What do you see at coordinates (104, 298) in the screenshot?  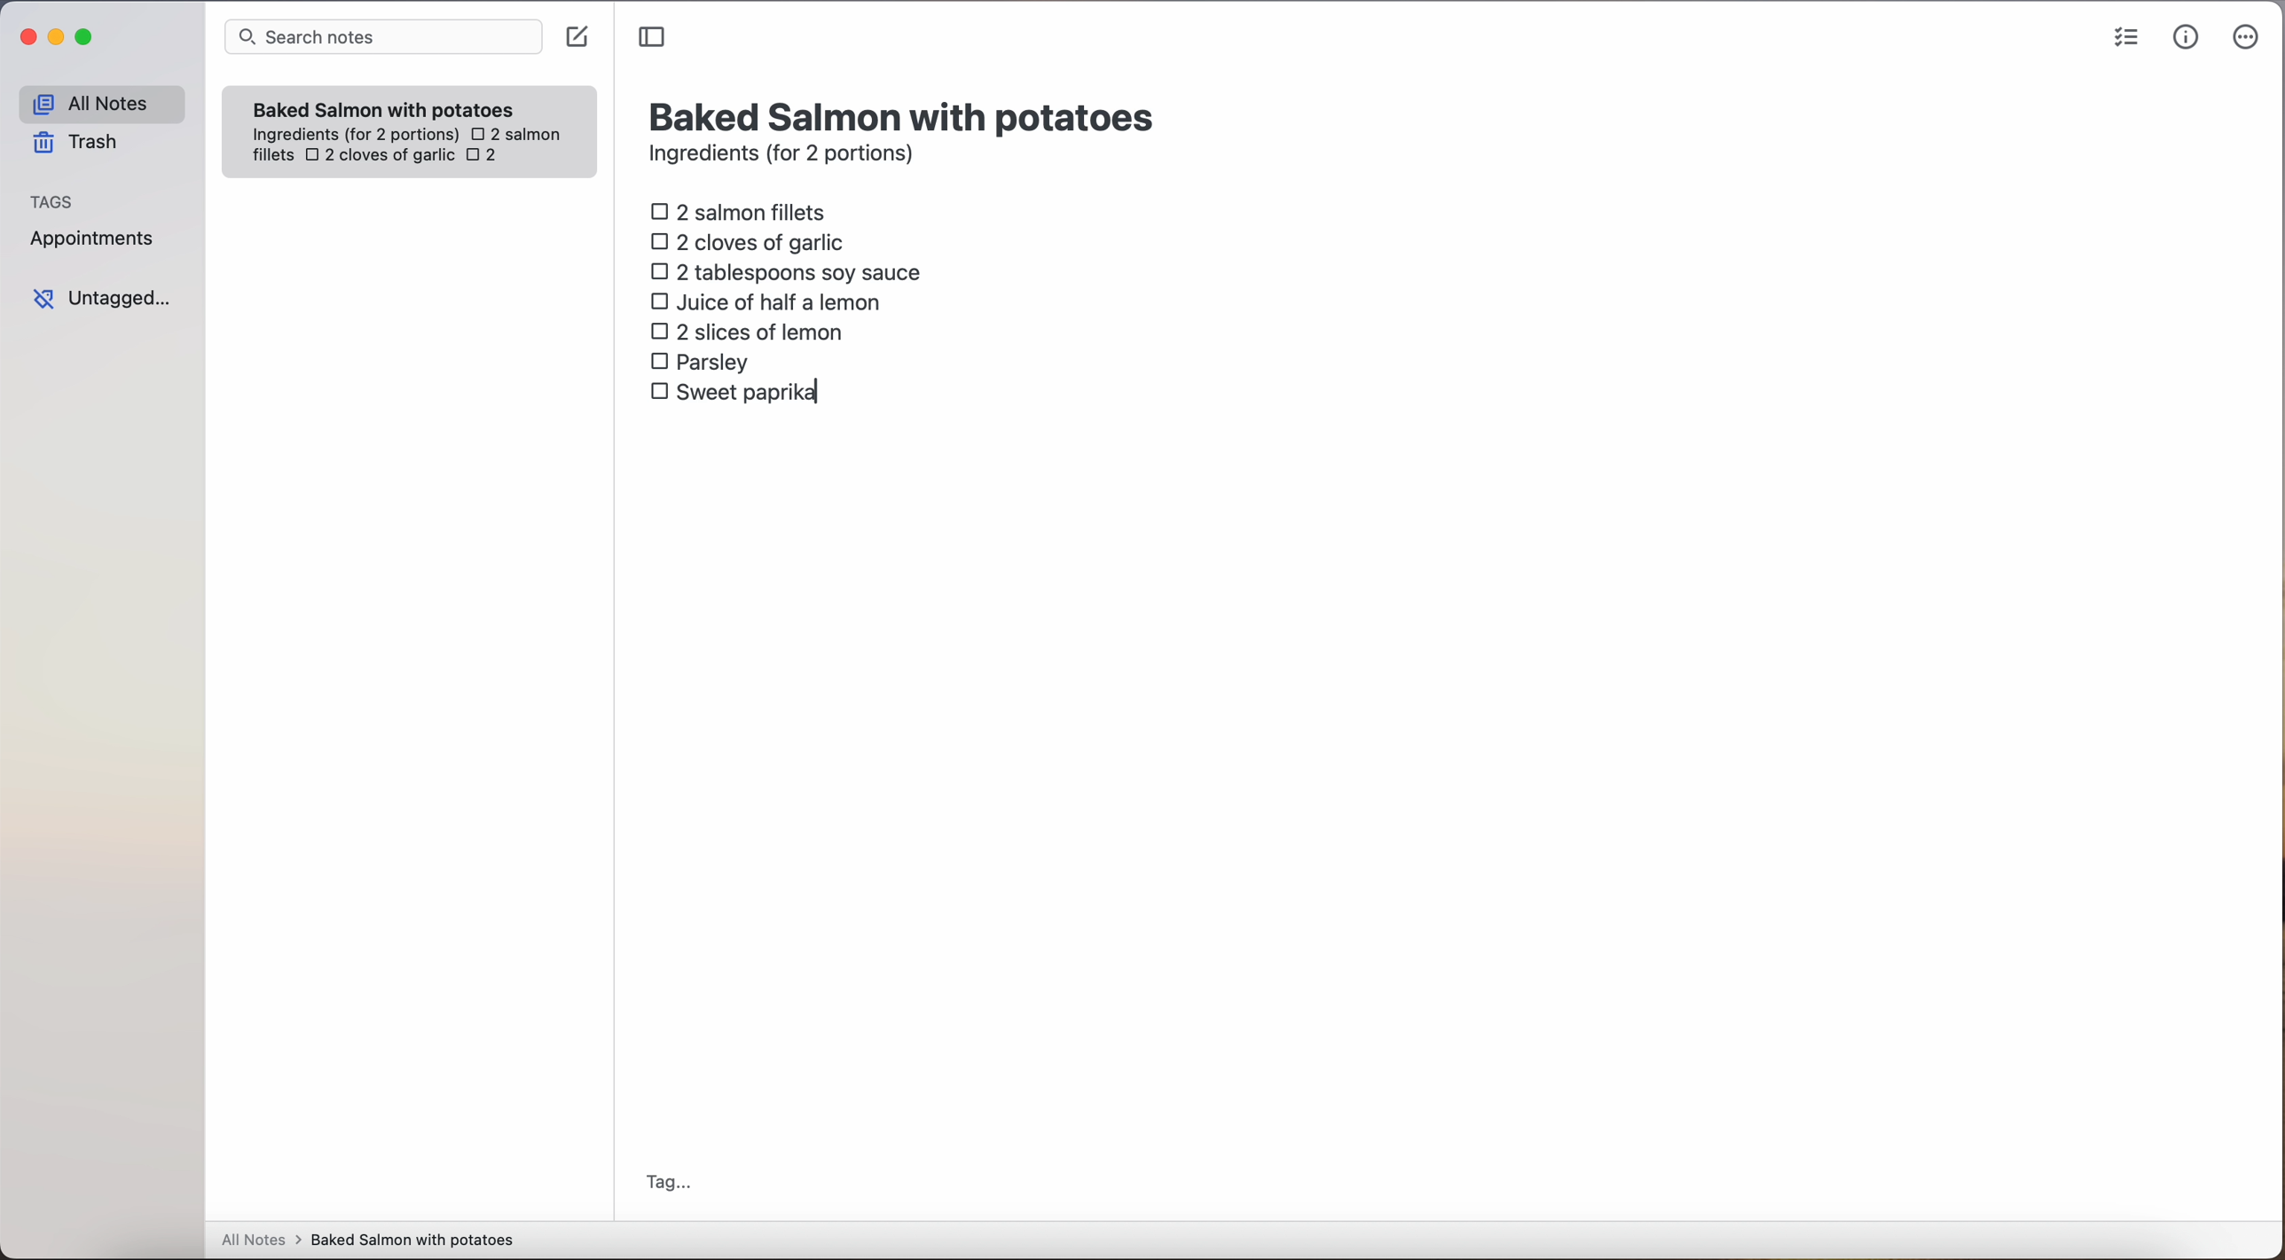 I see `untagged` at bounding box center [104, 298].